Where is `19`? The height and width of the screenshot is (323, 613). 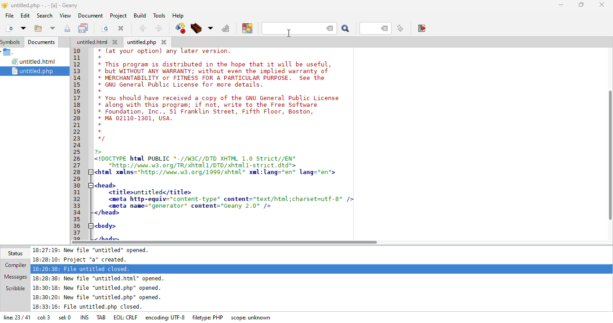 19 is located at coordinates (78, 111).